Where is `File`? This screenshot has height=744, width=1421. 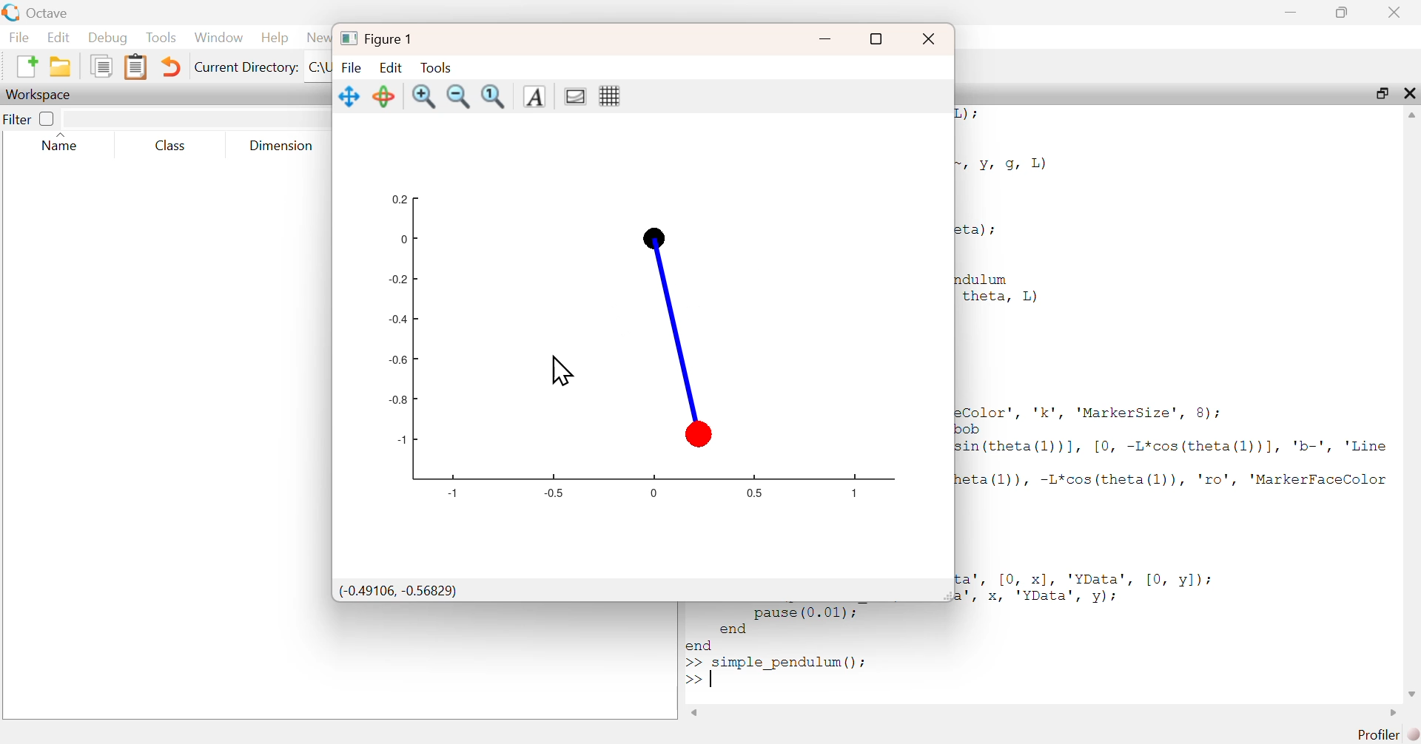
File is located at coordinates (18, 37).